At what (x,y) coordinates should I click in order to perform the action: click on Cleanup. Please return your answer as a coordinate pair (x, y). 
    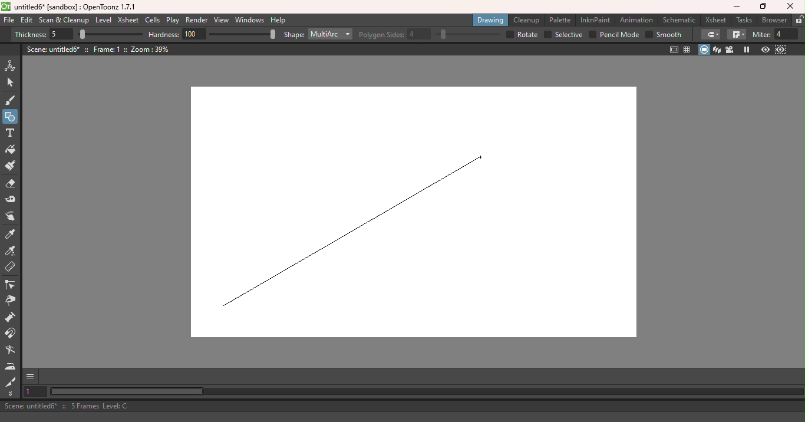
    Looking at the image, I should click on (526, 21).